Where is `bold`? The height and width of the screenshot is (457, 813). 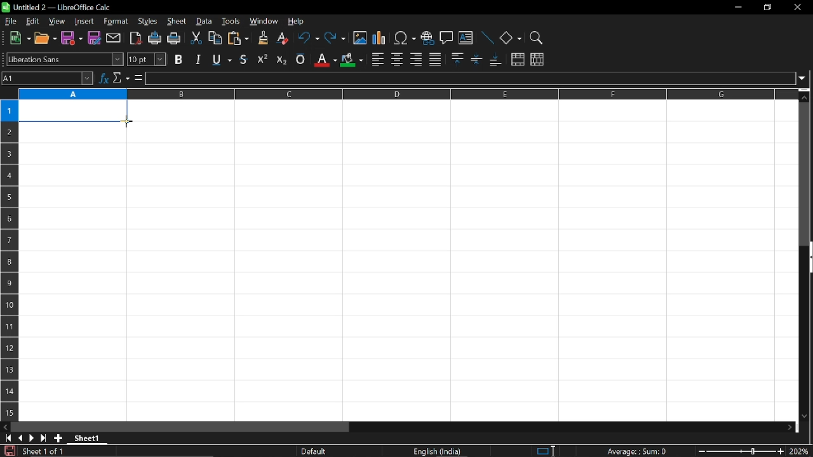 bold is located at coordinates (178, 60).